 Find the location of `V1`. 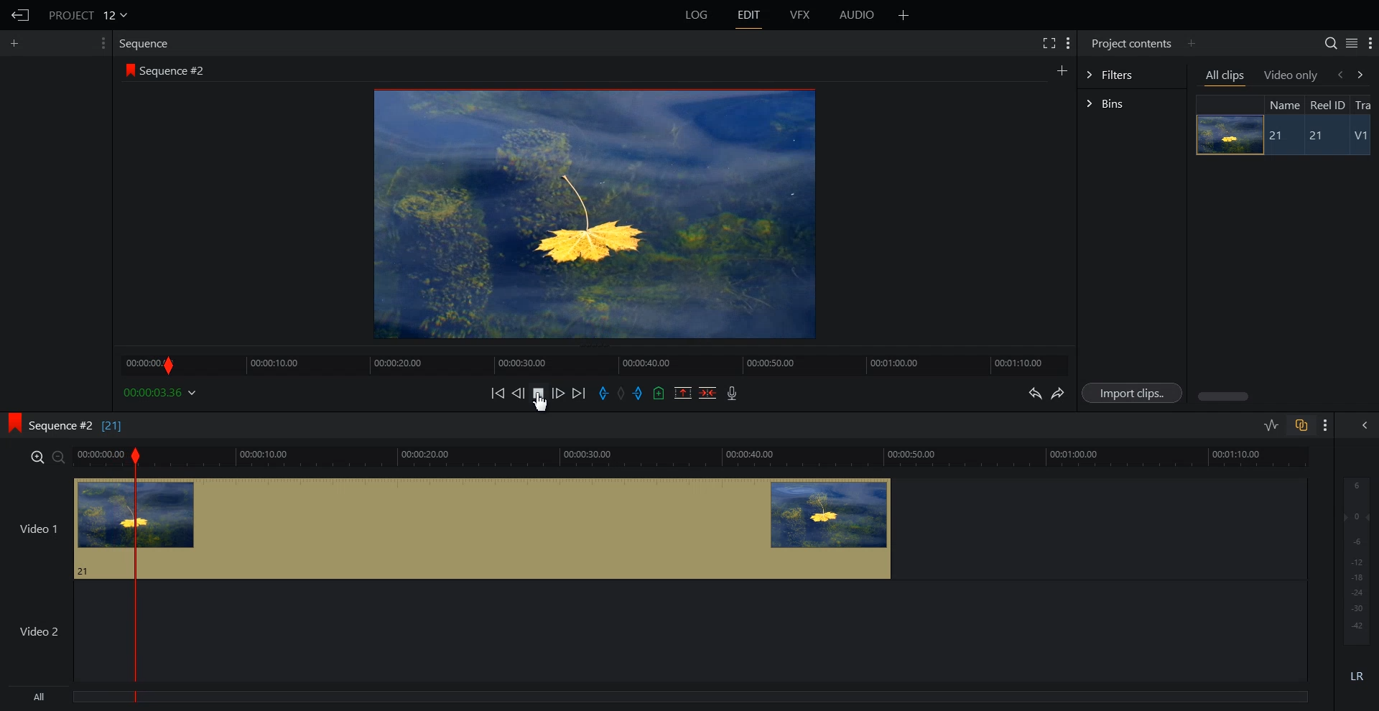

V1 is located at coordinates (1362, 137).